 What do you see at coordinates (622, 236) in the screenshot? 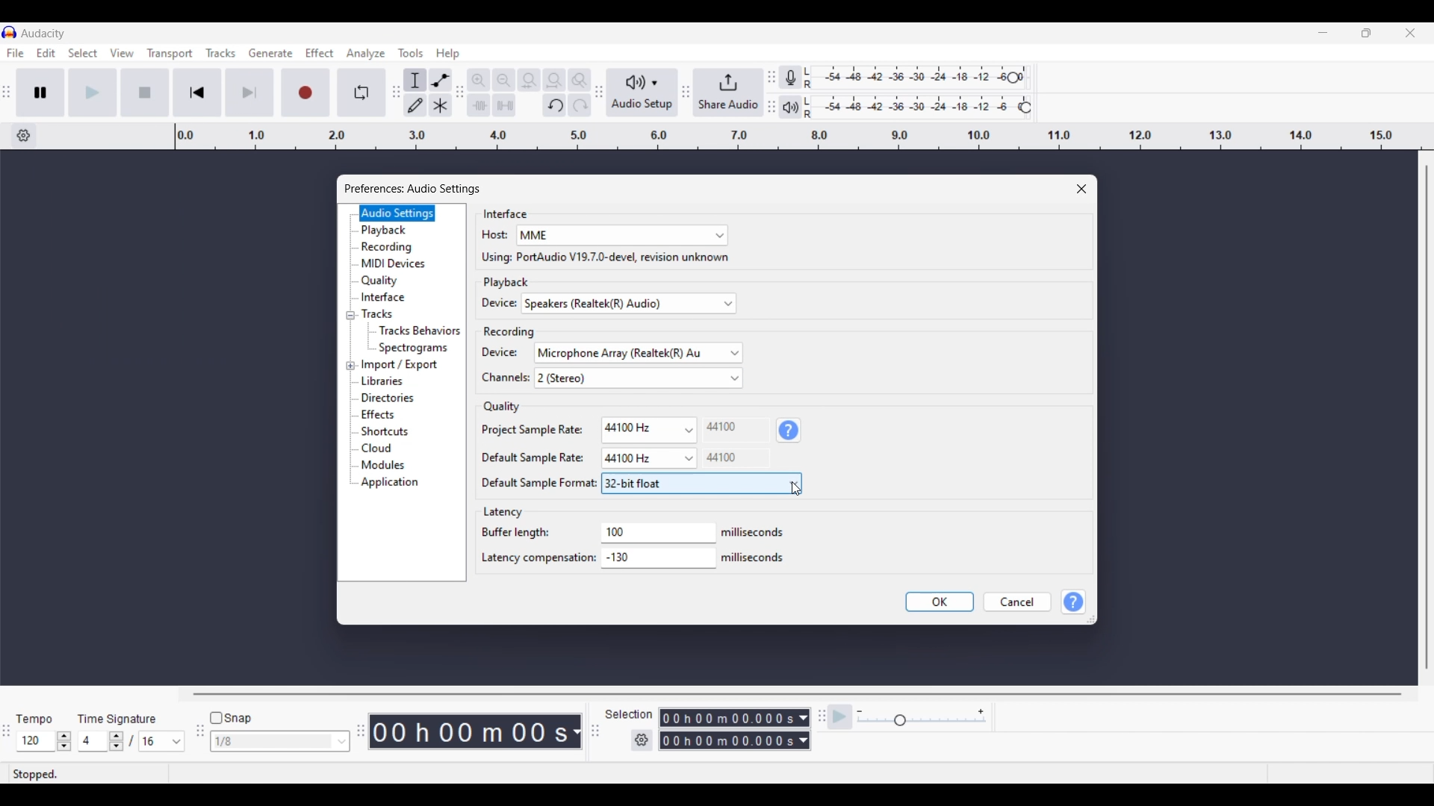
I see `Host options` at bounding box center [622, 236].